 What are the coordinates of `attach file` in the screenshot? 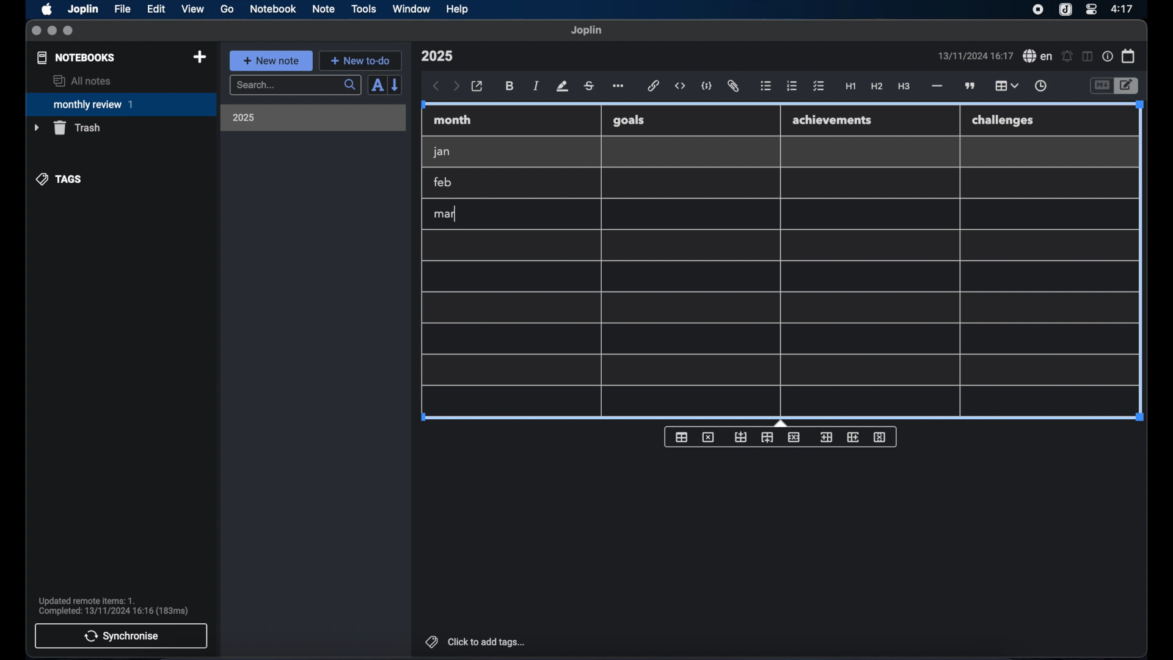 It's located at (733, 86).